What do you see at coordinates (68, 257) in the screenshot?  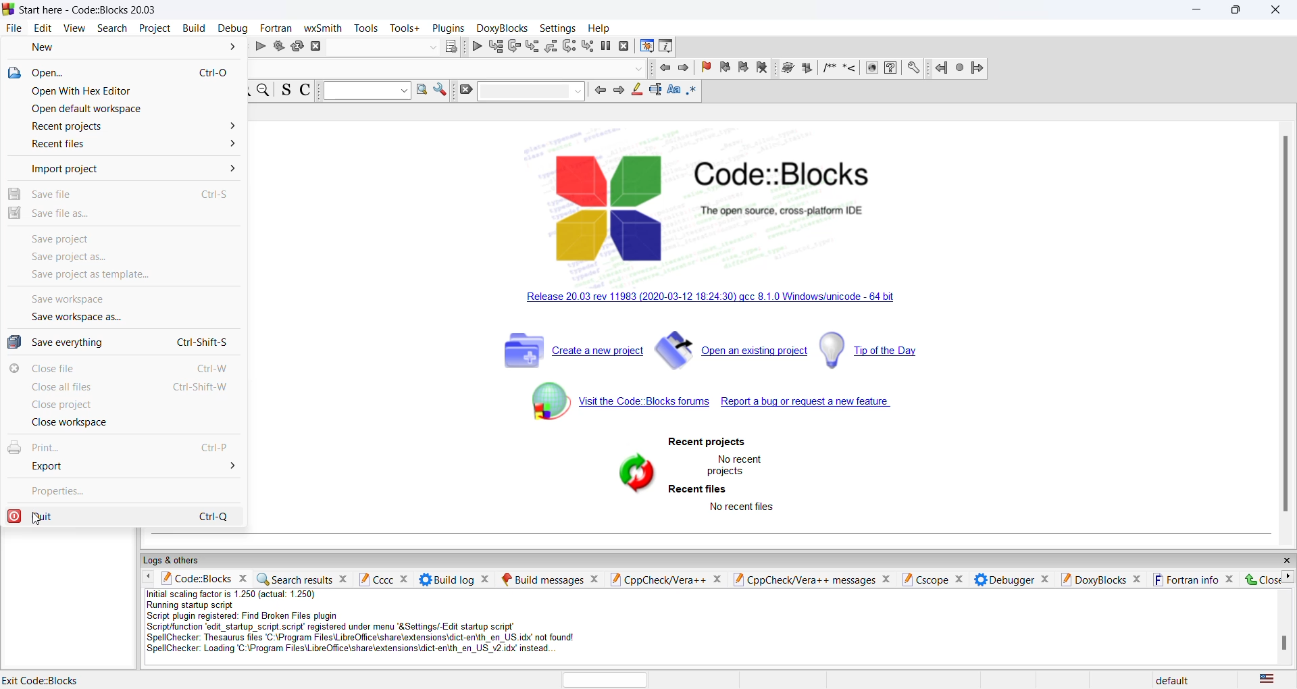 I see `Save project as.` at bounding box center [68, 257].